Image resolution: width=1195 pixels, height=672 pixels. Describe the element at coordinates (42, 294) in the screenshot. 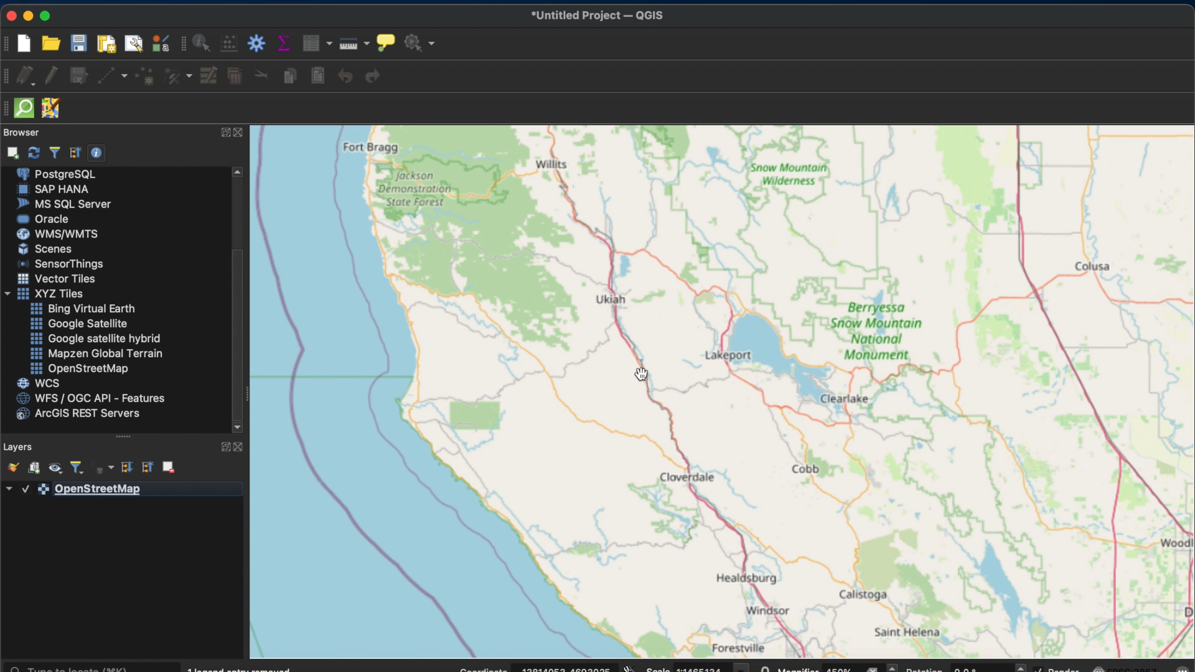

I see `xyz tiles` at that location.